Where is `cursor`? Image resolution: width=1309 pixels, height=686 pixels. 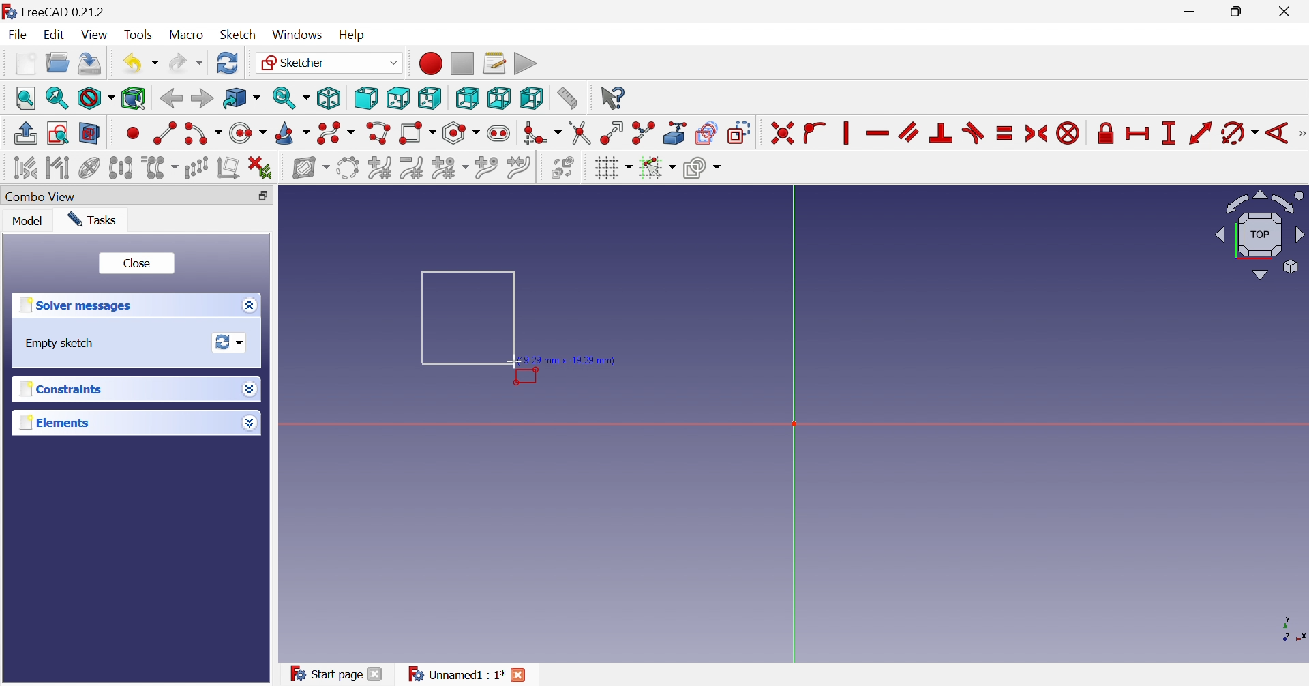 cursor is located at coordinates (514, 361).